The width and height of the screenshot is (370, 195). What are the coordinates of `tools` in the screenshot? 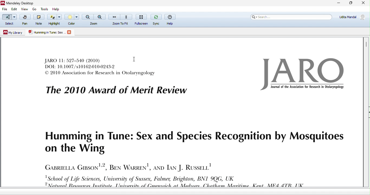 It's located at (44, 9).